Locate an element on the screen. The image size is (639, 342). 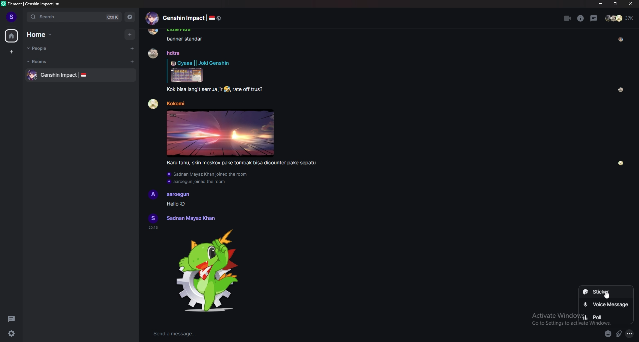
close is located at coordinates (629, 4).